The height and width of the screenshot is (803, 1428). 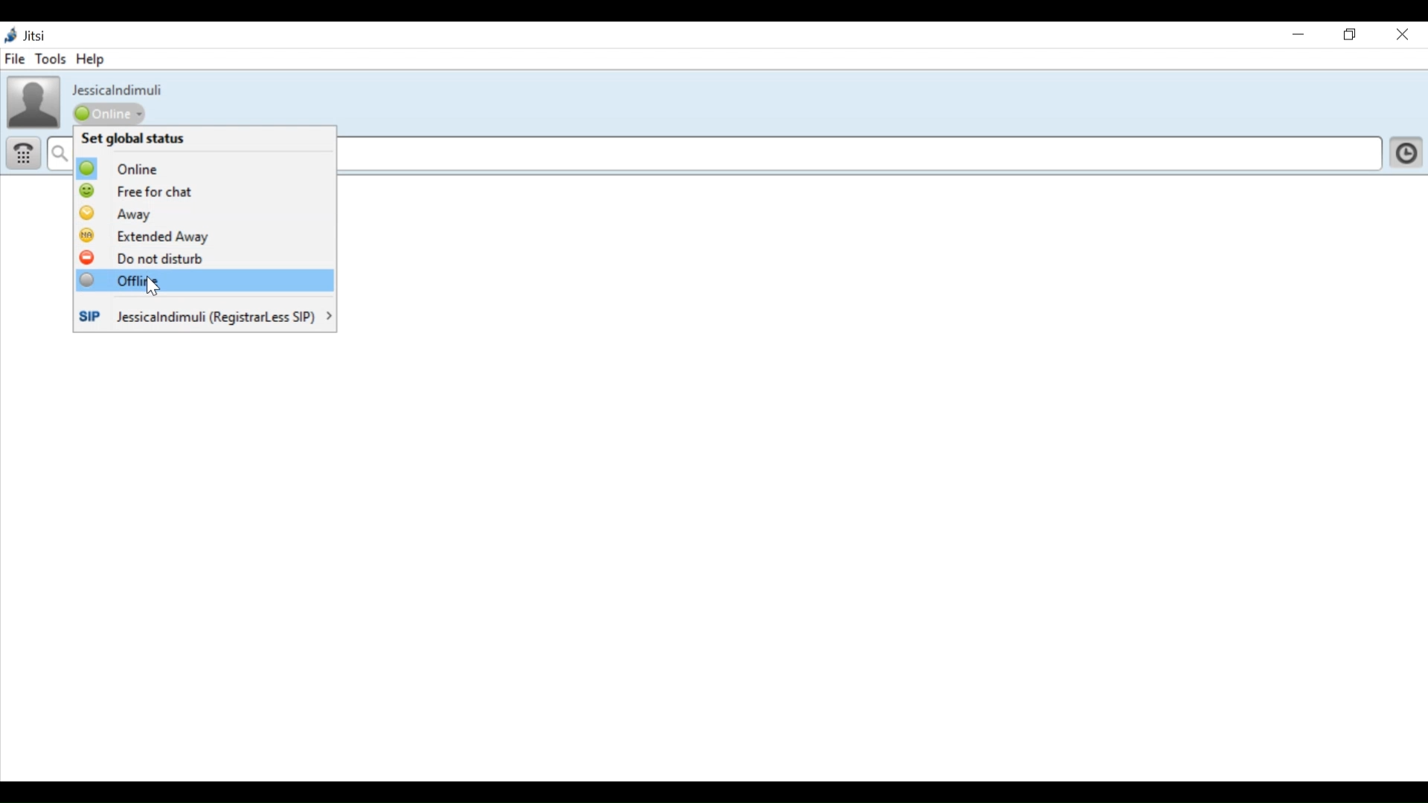 What do you see at coordinates (88, 59) in the screenshot?
I see `Help` at bounding box center [88, 59].